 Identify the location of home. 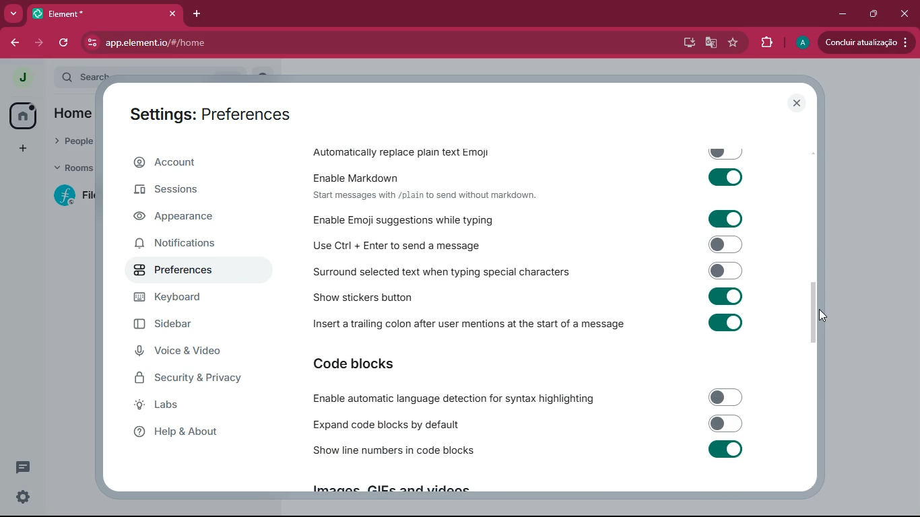
(22, 114).